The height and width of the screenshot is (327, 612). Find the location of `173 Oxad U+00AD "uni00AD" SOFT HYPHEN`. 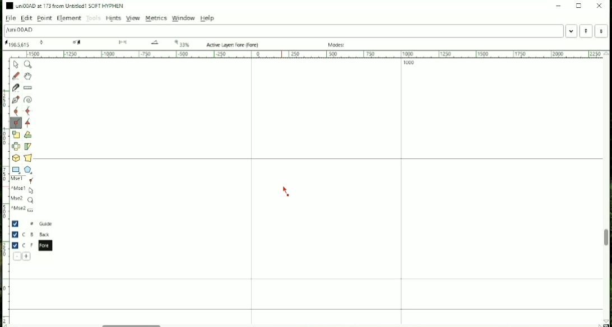

173 Oxad U+00AD "uni00AD" SOFT HYPHEN is located at coordinates (605, 323).